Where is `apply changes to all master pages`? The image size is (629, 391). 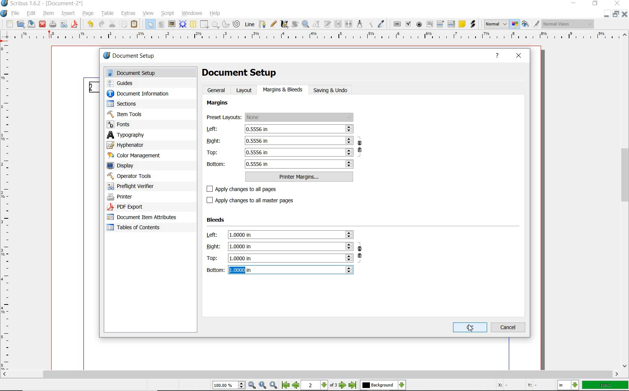 apply changes to all master pages is located at coordinates (254, 200).